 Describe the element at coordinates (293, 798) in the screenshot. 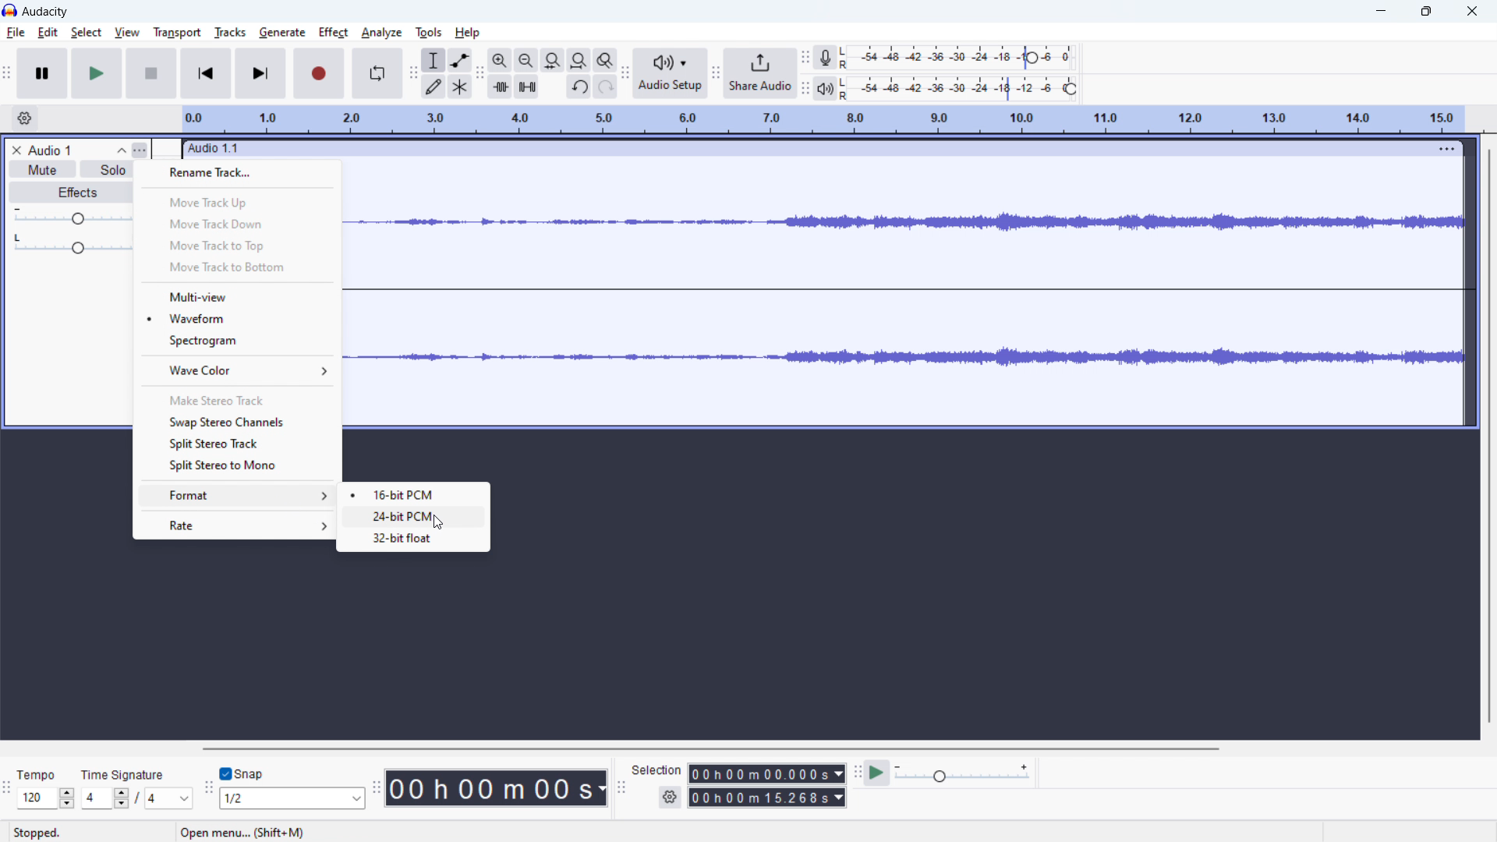

I see `select snapping` at that location.